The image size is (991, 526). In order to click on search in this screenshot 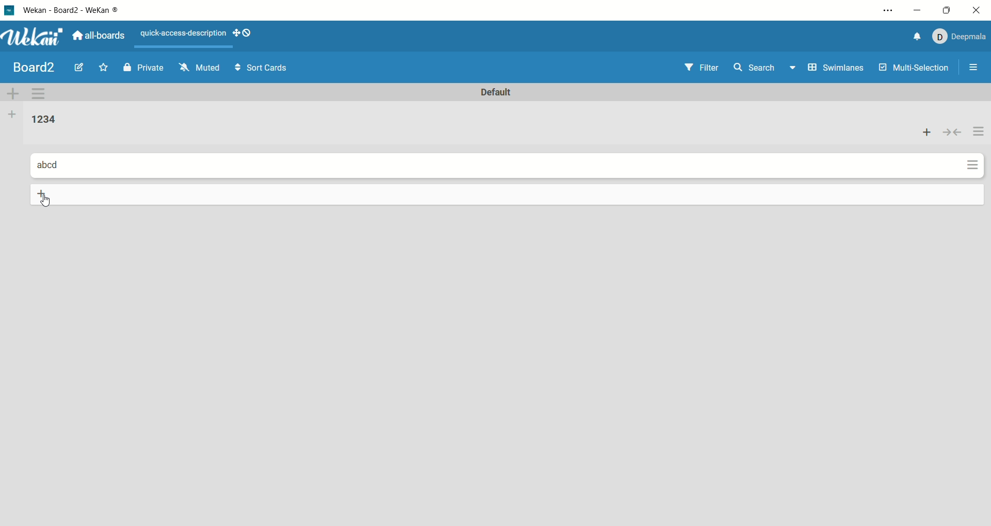, I will do `click(767, 66)`.